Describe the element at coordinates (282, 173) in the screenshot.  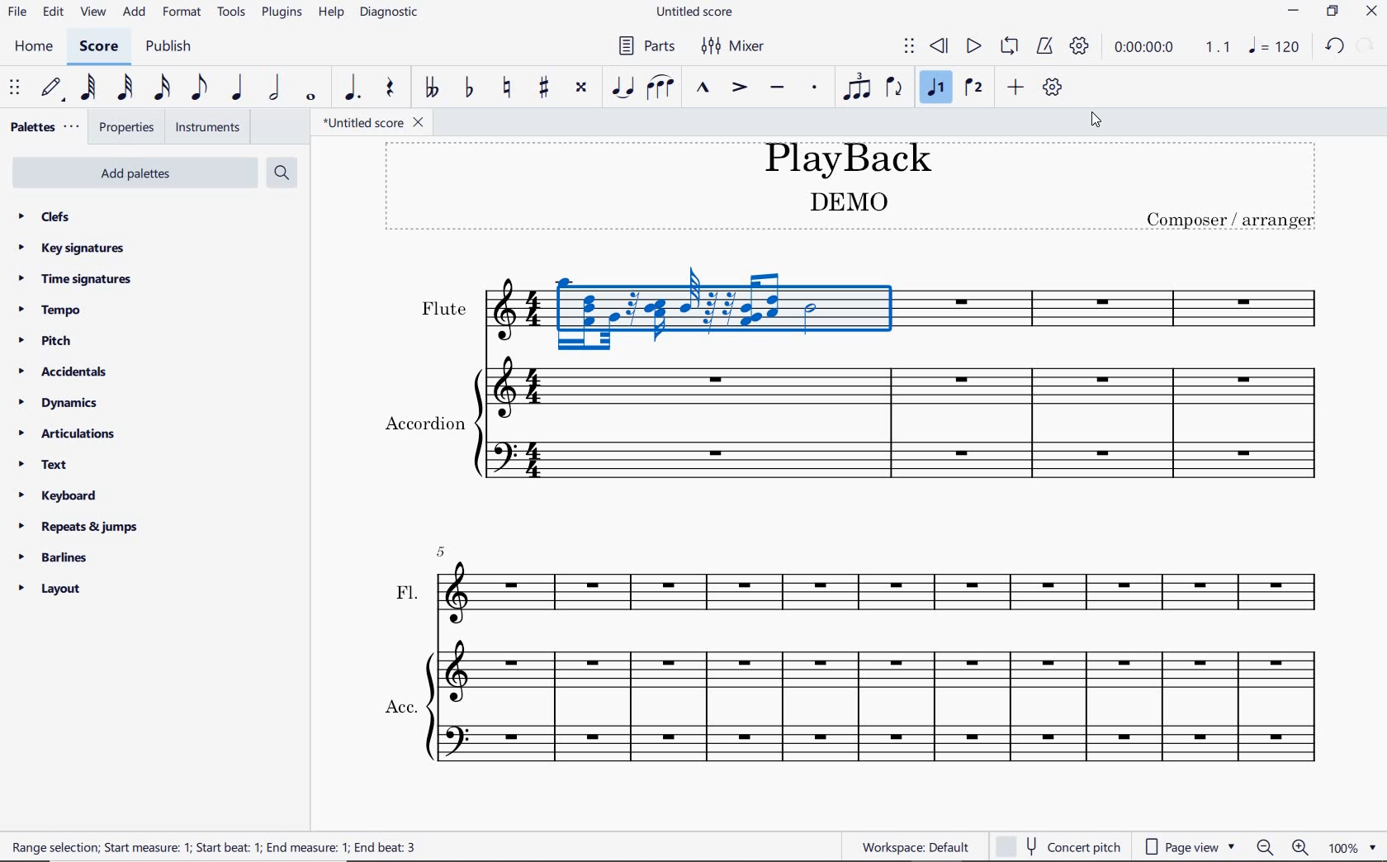
I see `search palettes` at that location.